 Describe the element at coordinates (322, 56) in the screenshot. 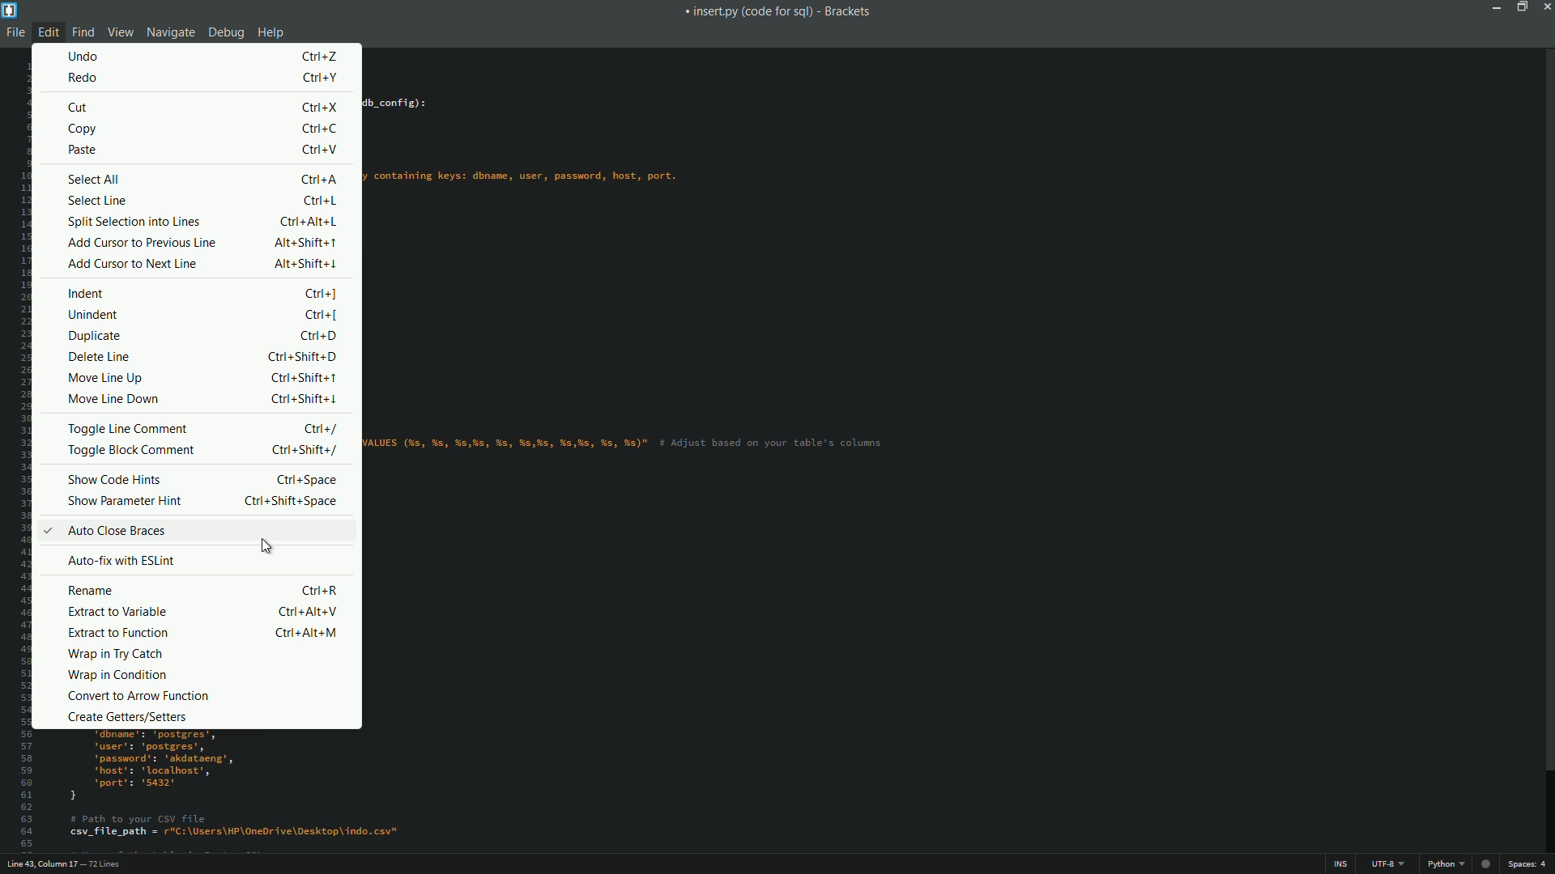

I see `keyboard shortcut` at that location.